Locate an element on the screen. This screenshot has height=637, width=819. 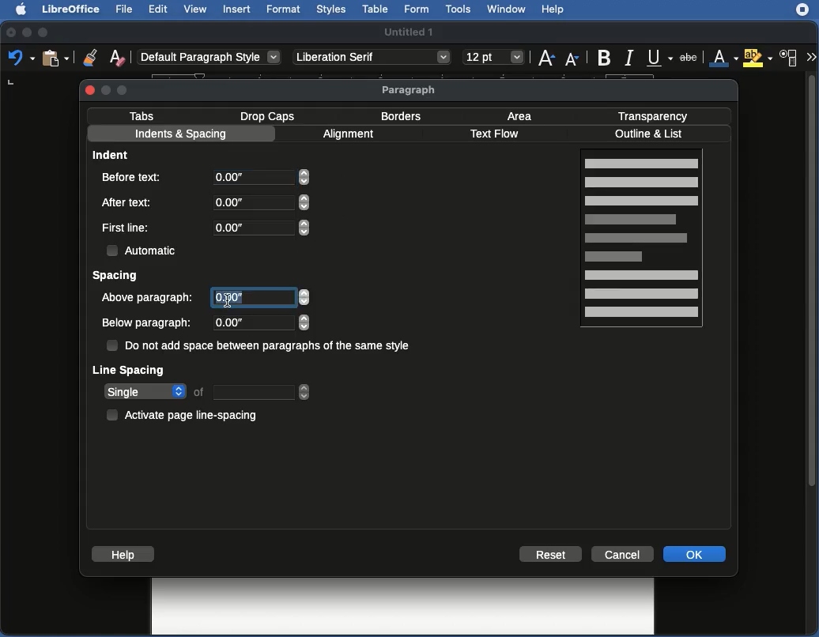
Outline and list is located at coordinates (651, 134).